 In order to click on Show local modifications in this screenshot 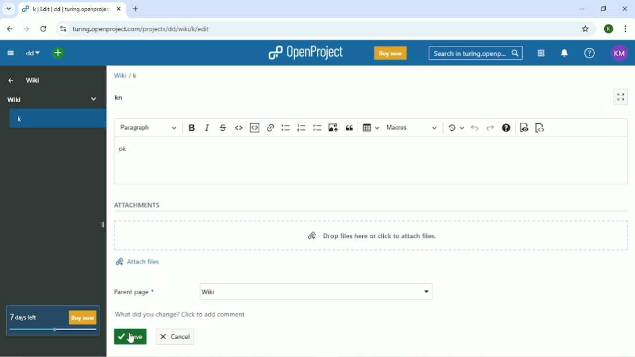, I will do `click(456, 128)`.